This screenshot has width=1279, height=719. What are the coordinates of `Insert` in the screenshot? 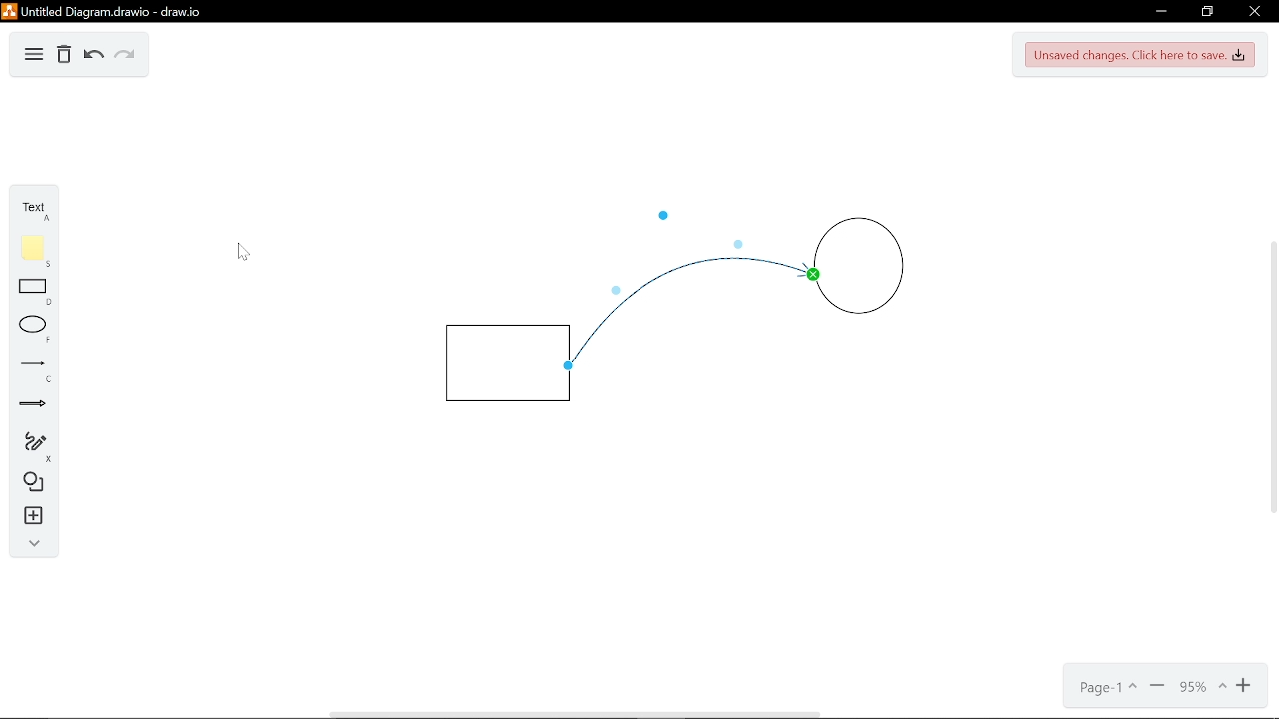 It's located at (29, 516).